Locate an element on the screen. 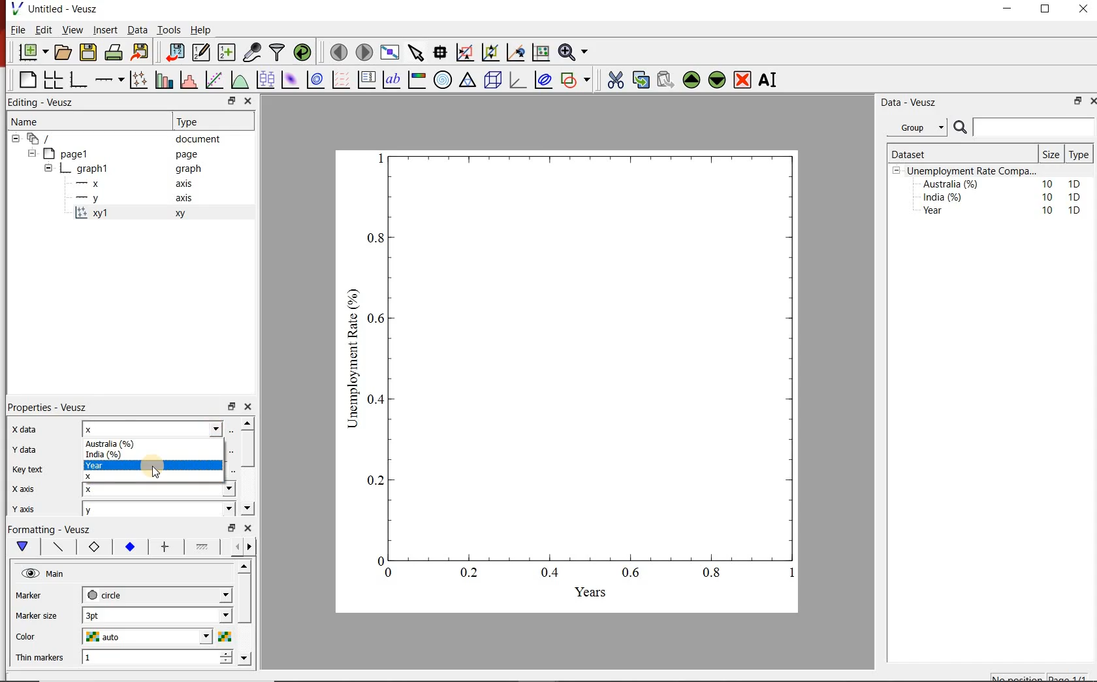 The width and height of the screenshot is (1097, 682). hide/unhide is located at coordinates (30, 573).